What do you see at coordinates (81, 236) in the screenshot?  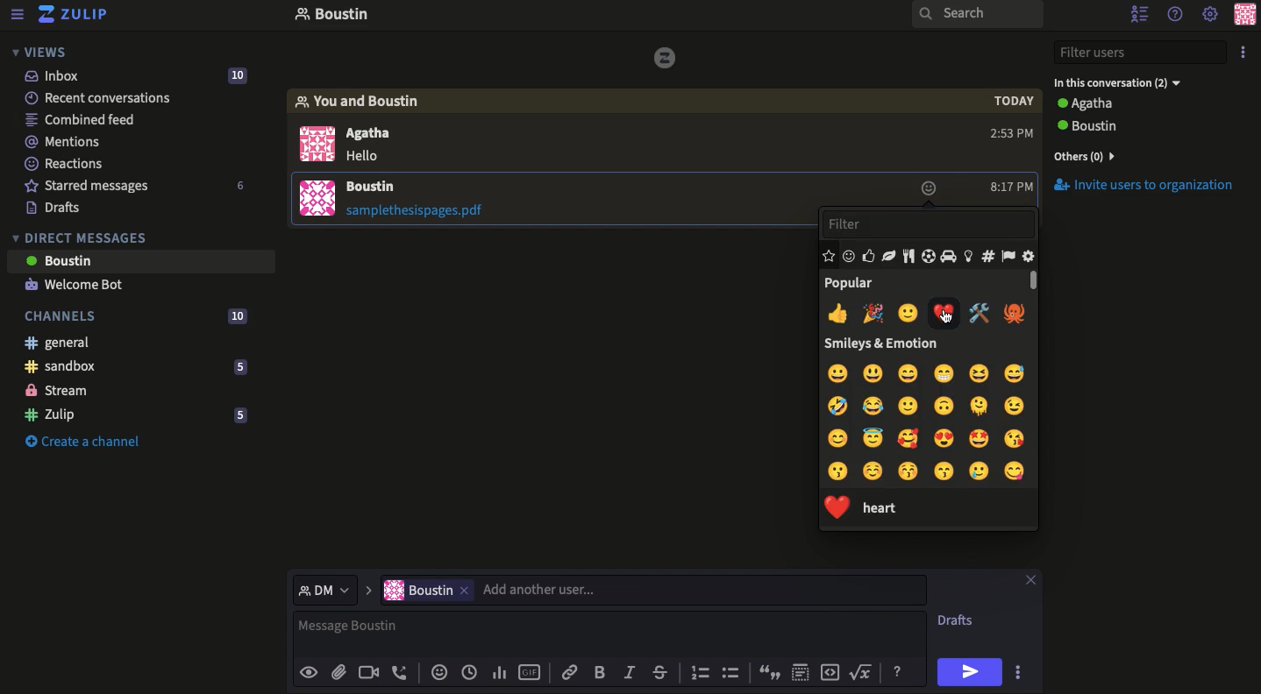 I see `DMs` at bounding box center [81, 236].